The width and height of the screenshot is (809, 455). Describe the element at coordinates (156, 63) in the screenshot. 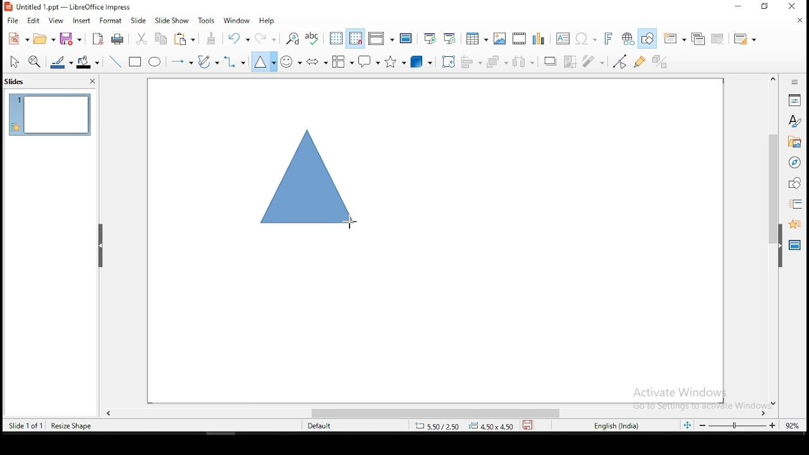

I see `ellipse` at that location.